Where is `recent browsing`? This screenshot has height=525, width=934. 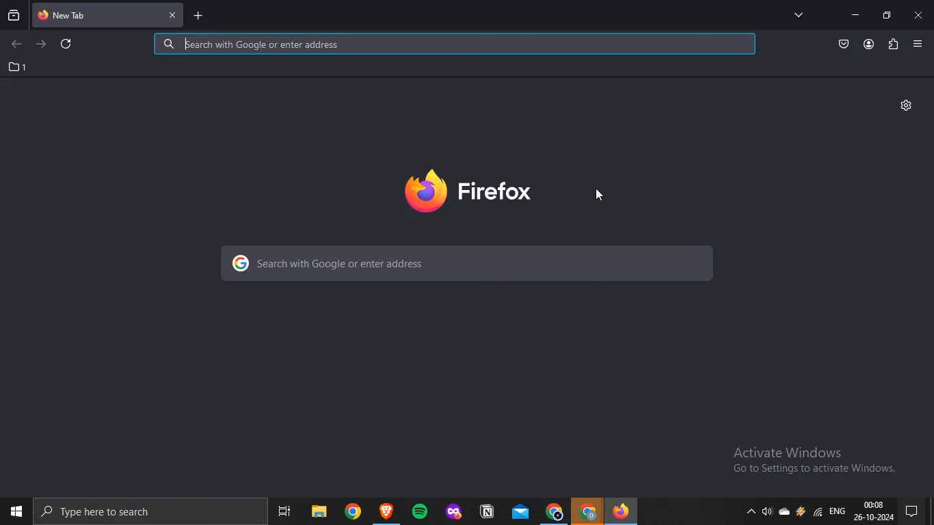 recent browsing is located at coordinates (13, 17).